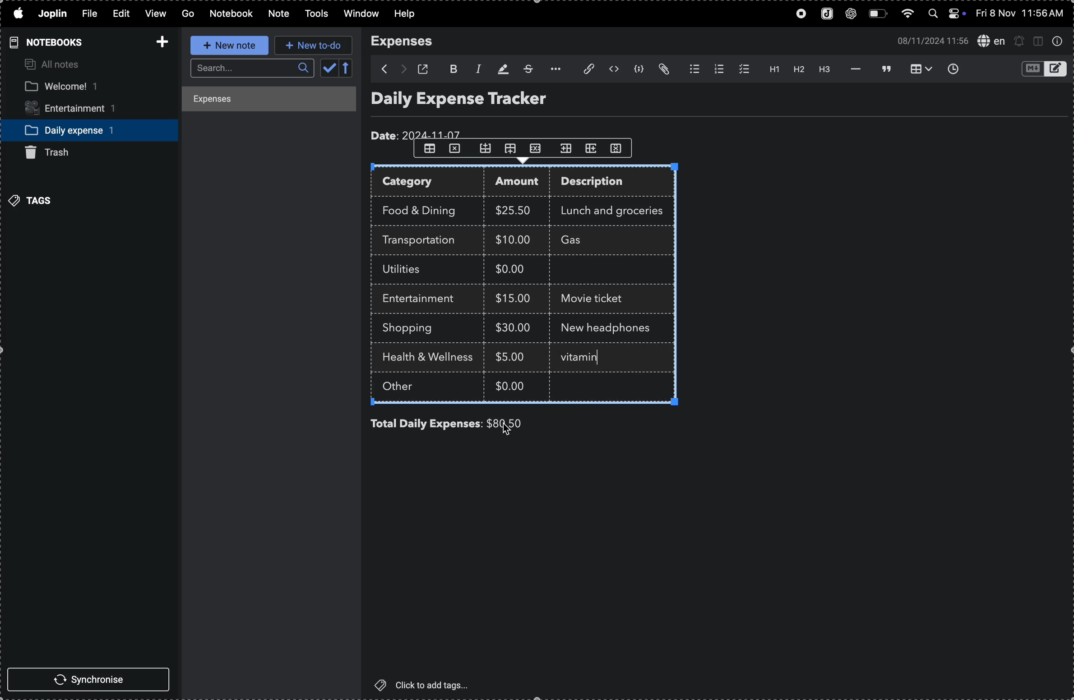 Image resolution: width=1074 pixels, height=700 pixels. Describe the element at coordinates (88, 14) in the screenshot. I see `file` at that location.